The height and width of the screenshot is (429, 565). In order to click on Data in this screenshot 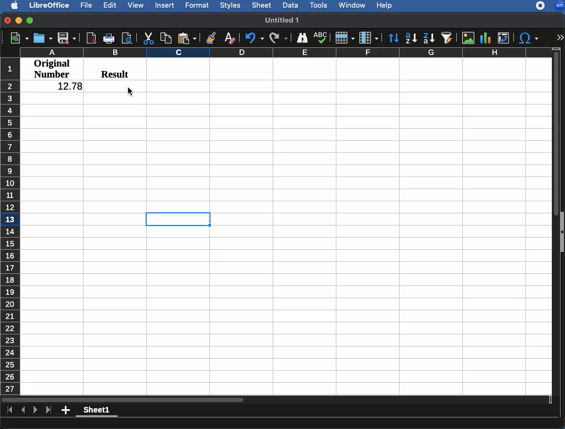, I will do `click(290, 4)`.